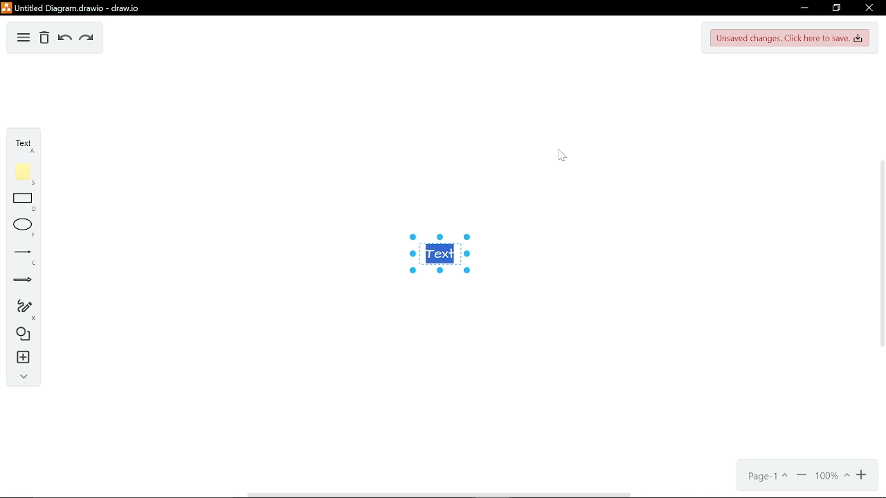 This screenshot has width=886, height=498. I want to click on Minimize, so click(804, 8).